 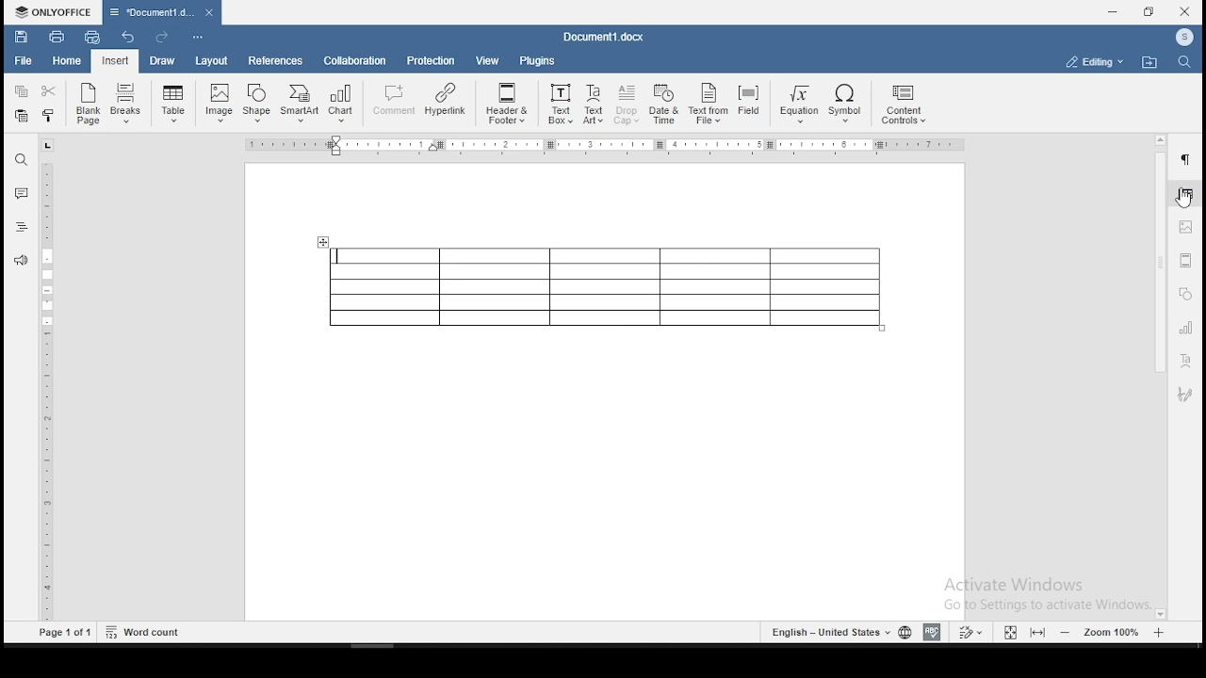 What do you see at coordinates (274, 61) in the screenshot?
I see `references` at bounding box center [274, 61].